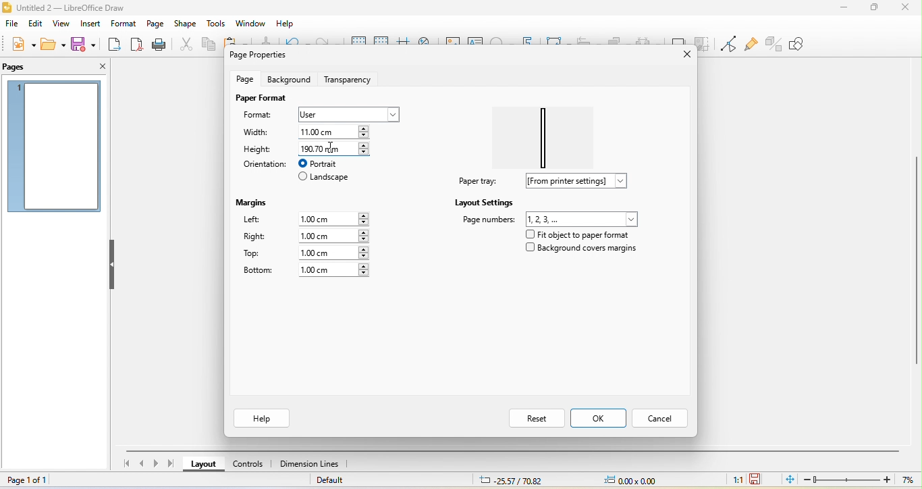 The height and width of the screenshot is (489, 922). What do you see at coordinates (807, 44) in the screenshot?
I see `show draw function` at bounding box center [807, 44].